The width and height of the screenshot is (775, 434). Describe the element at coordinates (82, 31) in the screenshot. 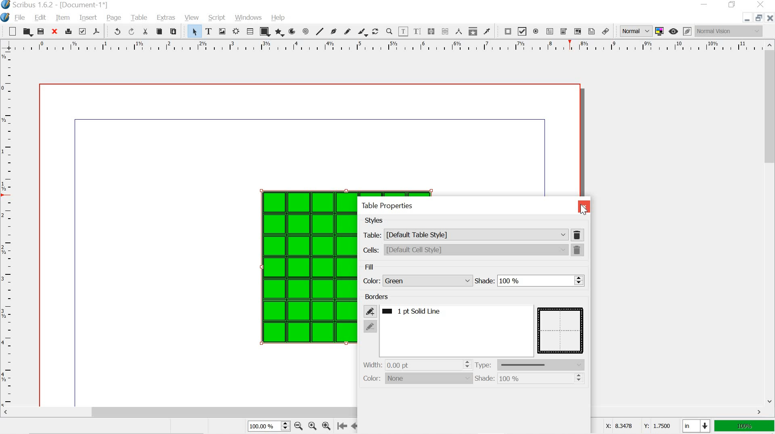

I see `preflight verifier` at that location.